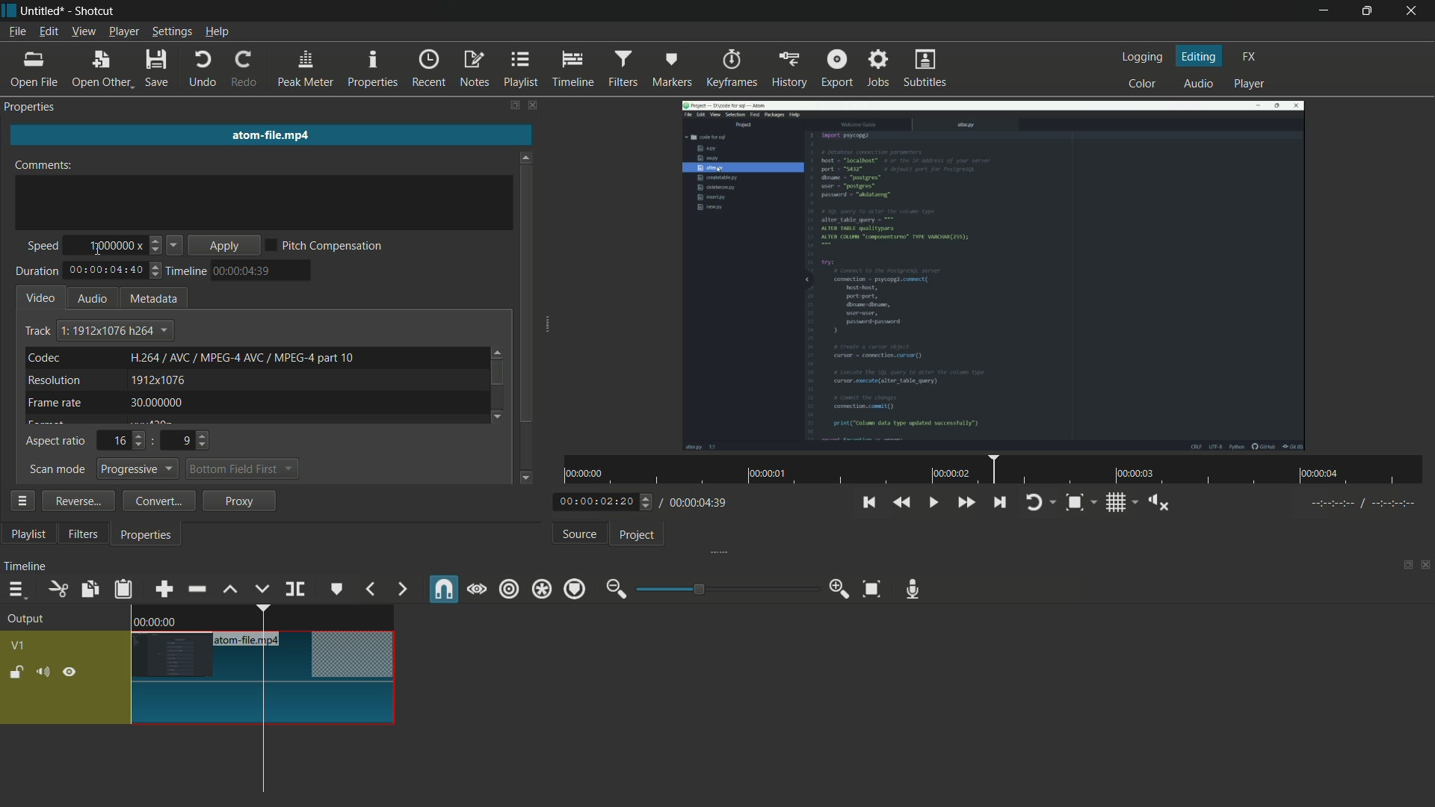 Image resolution: width=1435 pixels, height=807 pixels. What do you see at coordinates (30, 620) in the screenshot?
I see `output` at bounding box center [30, 620].